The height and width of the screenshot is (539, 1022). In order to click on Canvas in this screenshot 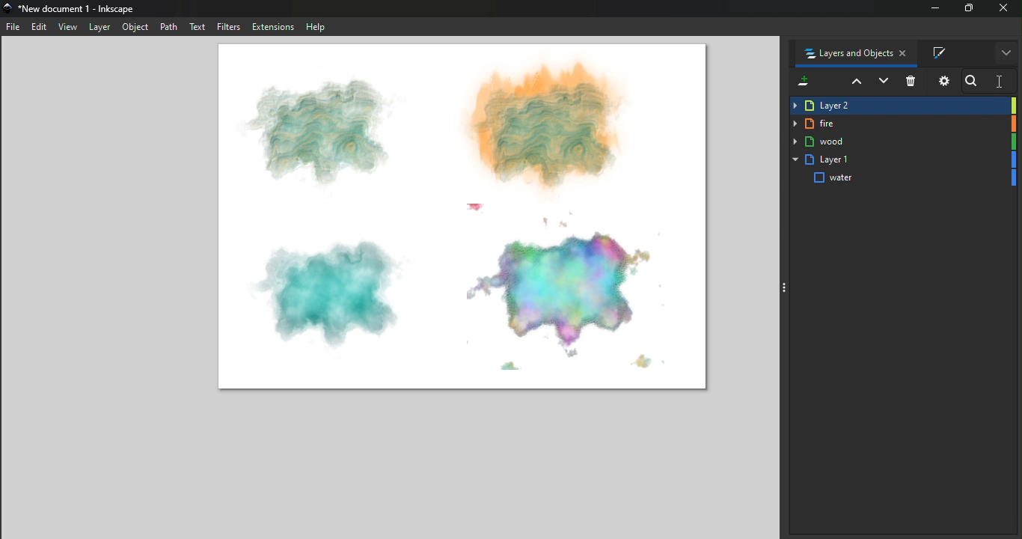, I will do `click(468, 219)`.